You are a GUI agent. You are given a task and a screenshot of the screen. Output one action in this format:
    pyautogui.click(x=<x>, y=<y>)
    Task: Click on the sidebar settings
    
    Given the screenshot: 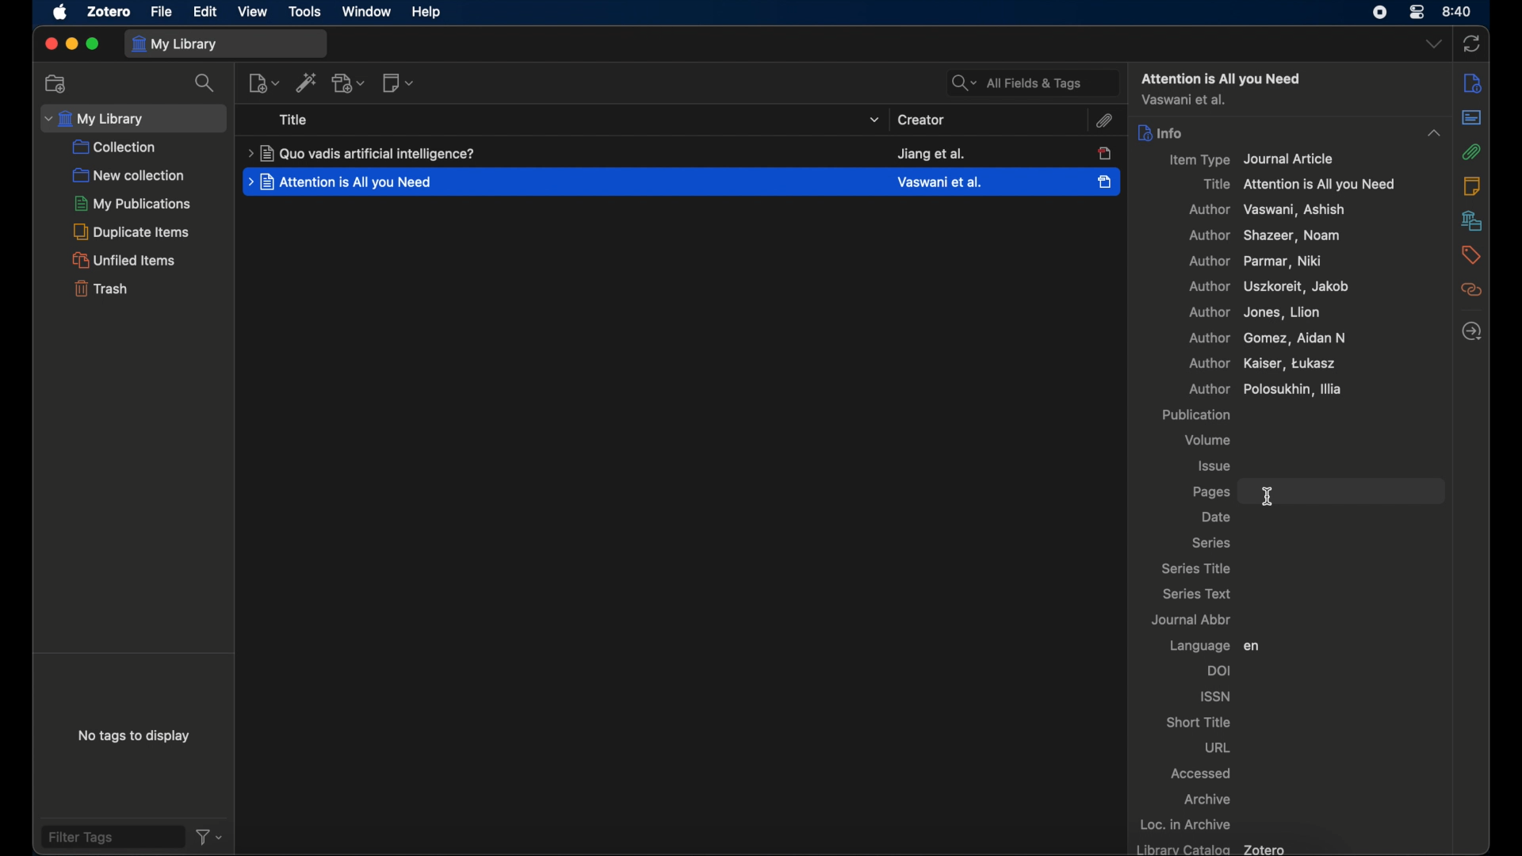 What is the action you would take?
    pyautogui.click(x=1472, y=83)
    